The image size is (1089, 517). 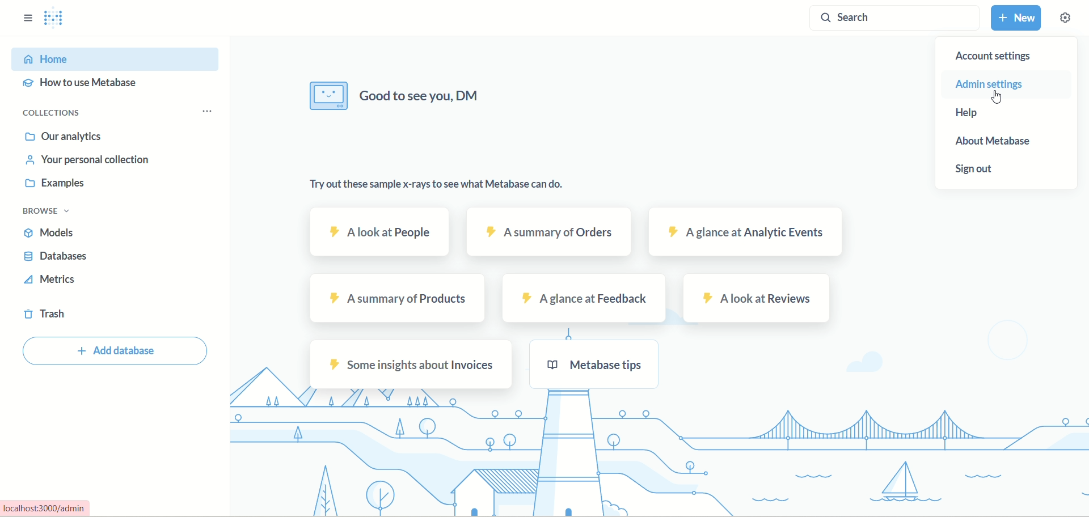 I want to click on reviews, so click(x=754, y=298).